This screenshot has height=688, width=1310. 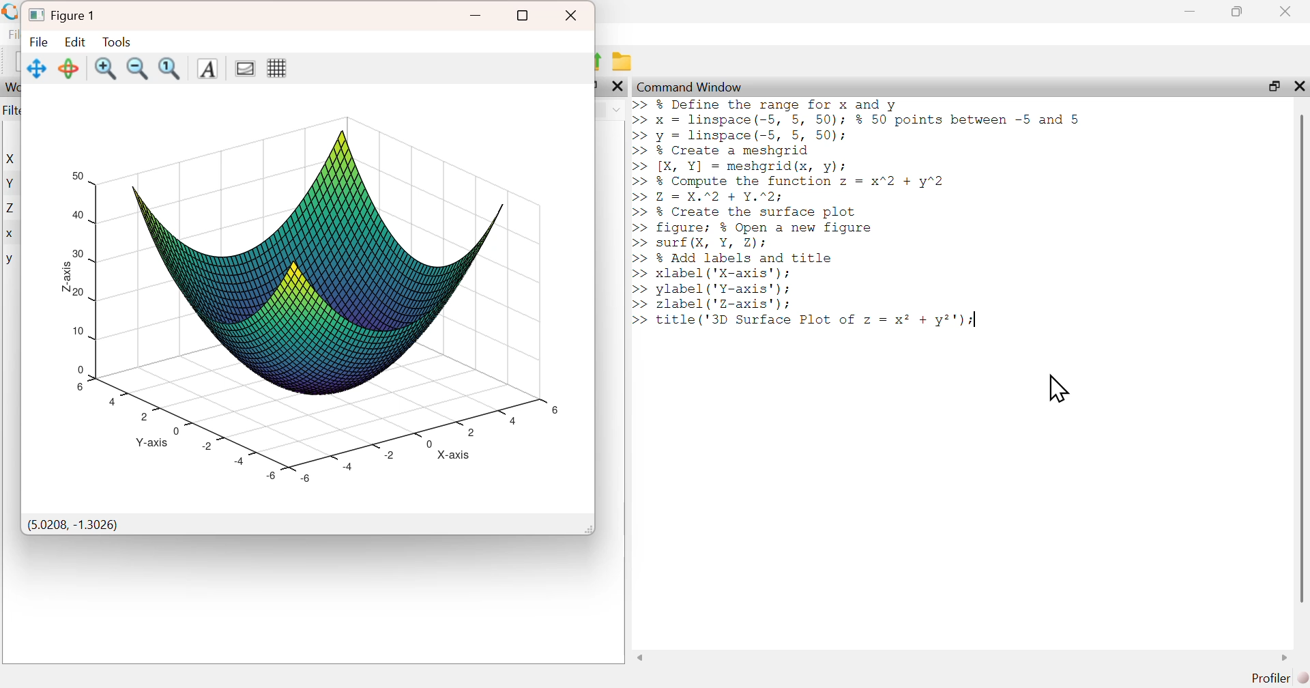 What do you see at coordinates (691, 87) in the screenshot?
I see `Command Window` at bounding box center [691, 87].